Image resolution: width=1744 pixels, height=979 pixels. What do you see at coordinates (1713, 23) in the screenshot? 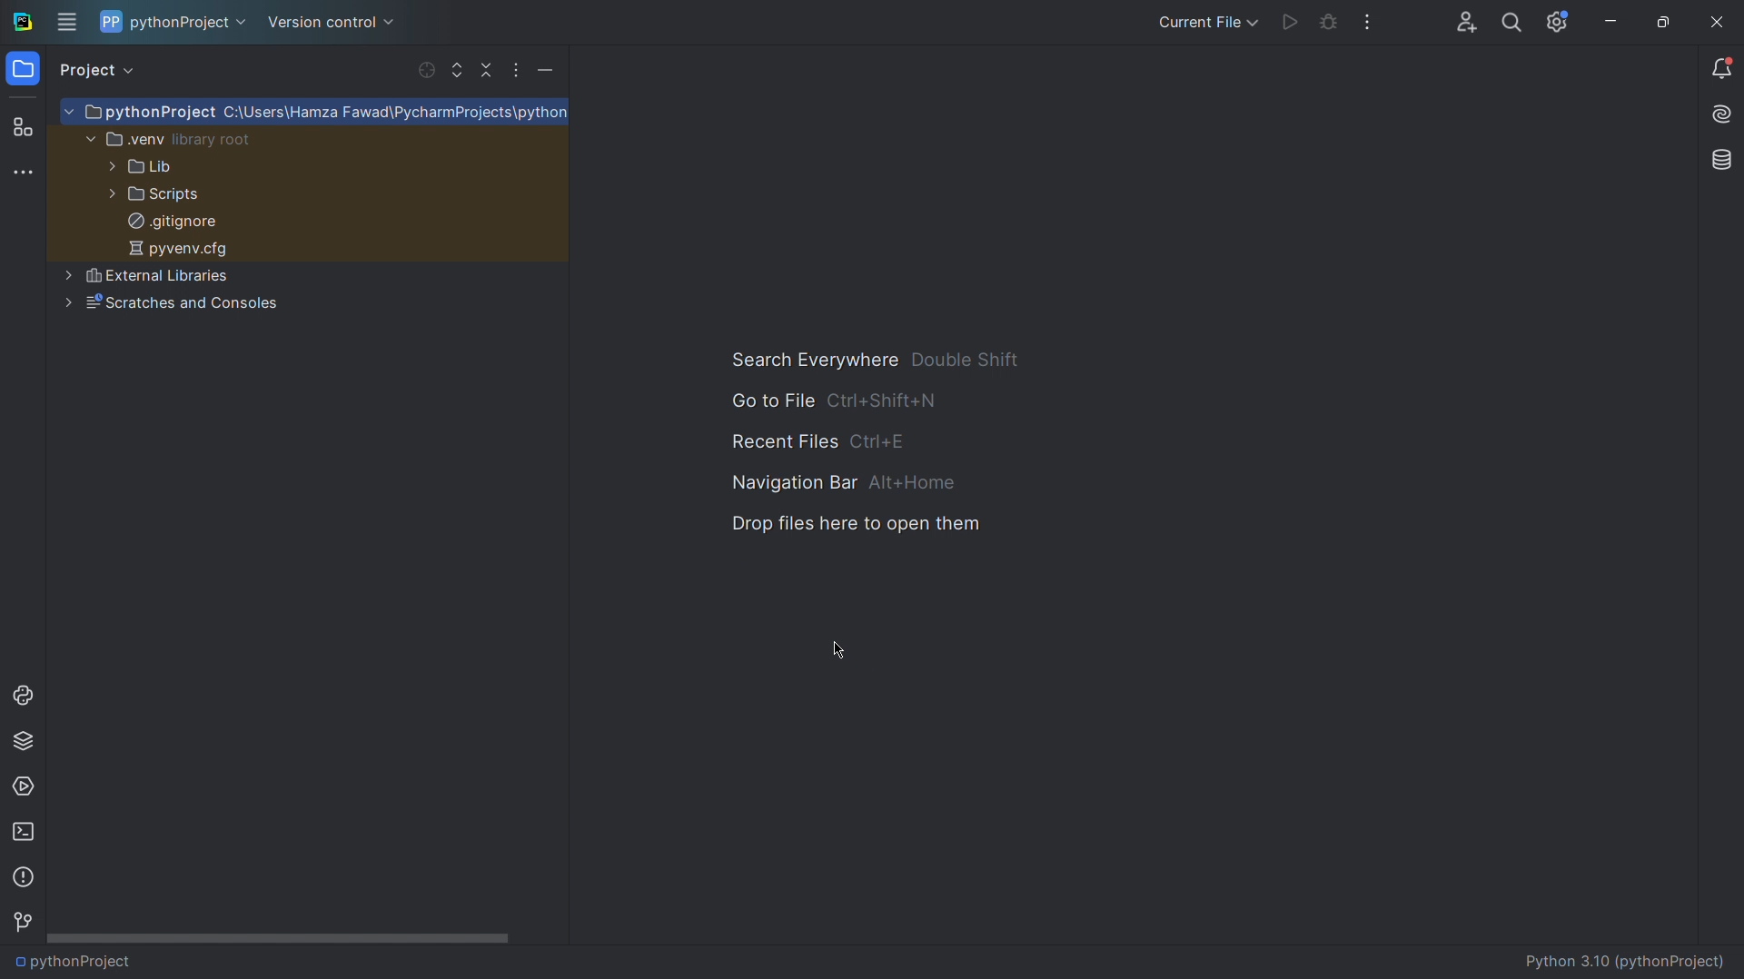
I see `close` at bounding box center [1713, 23].